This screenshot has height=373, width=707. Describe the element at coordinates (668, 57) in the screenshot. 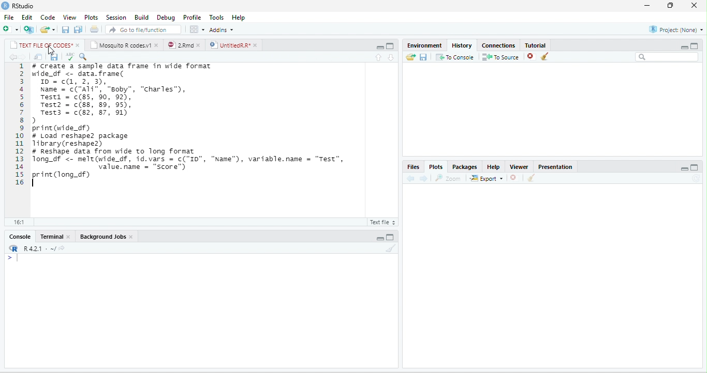

I see `search bar` at that location.